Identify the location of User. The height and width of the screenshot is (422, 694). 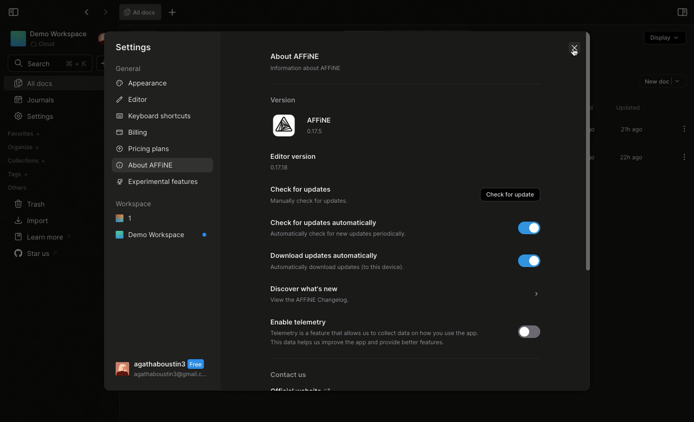
(164, 369).